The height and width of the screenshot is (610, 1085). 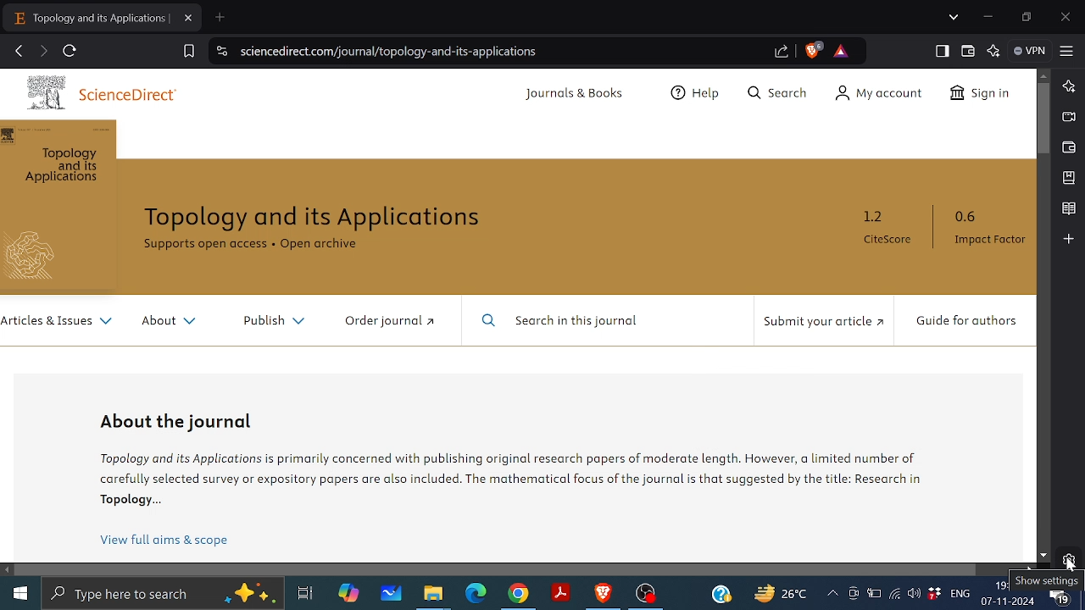 What do you see at coordinates (314, 217) in the screenshot?
I see `Topology and its Applications` at bounding box center [314, 217].